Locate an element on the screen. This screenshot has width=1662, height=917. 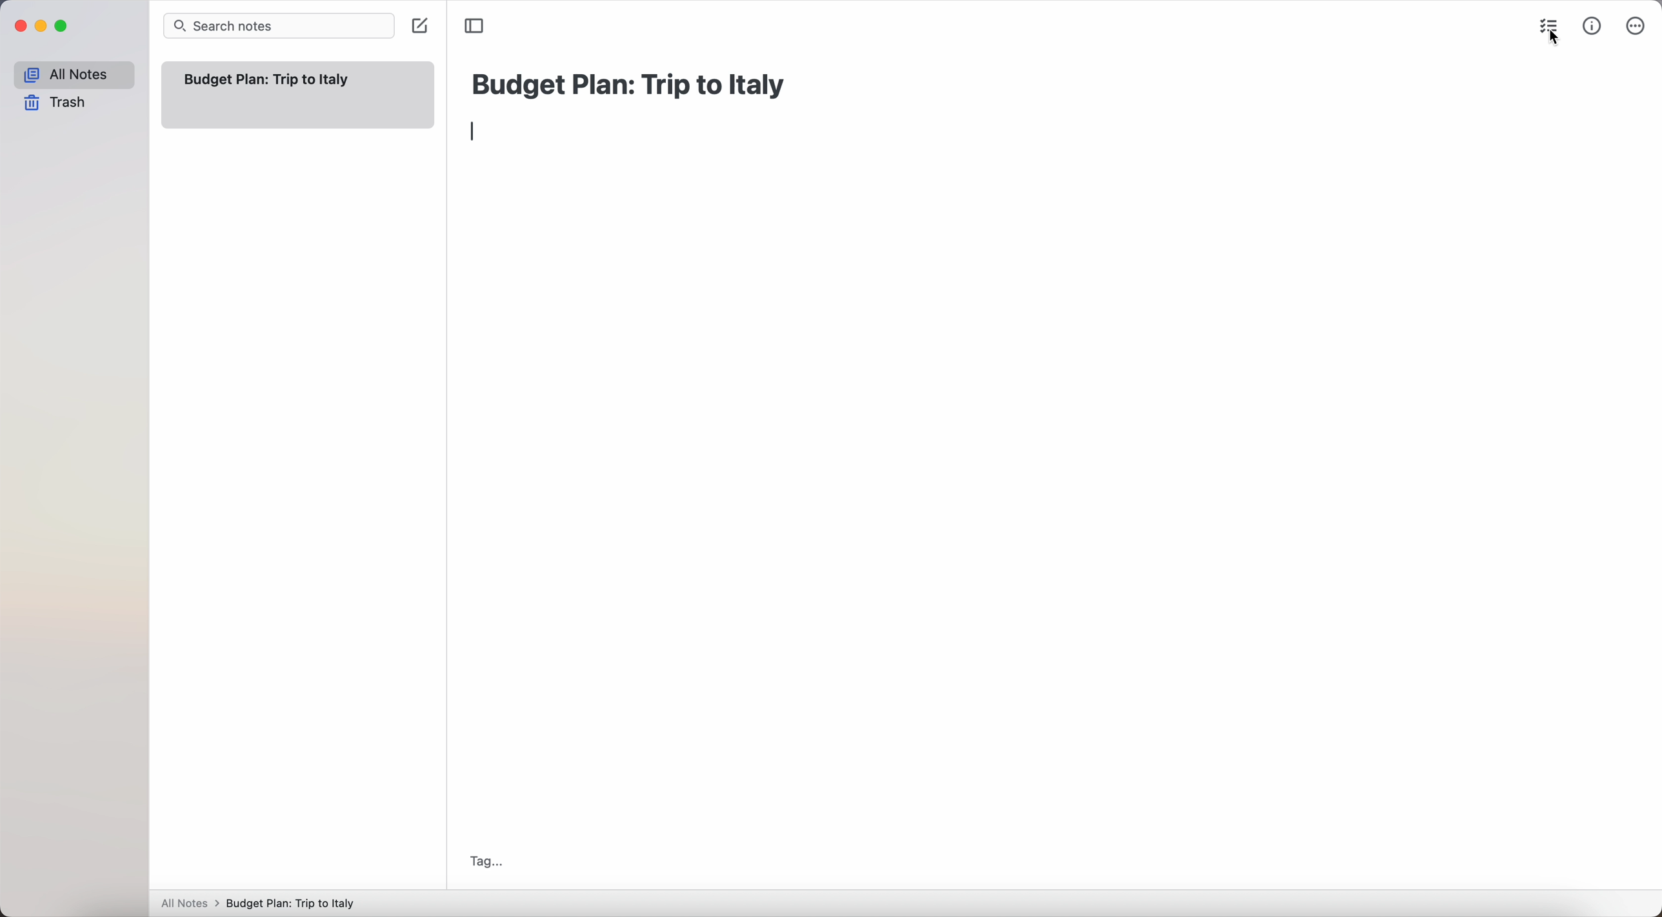
enter/writing bar is located at coordinates (475, 133).